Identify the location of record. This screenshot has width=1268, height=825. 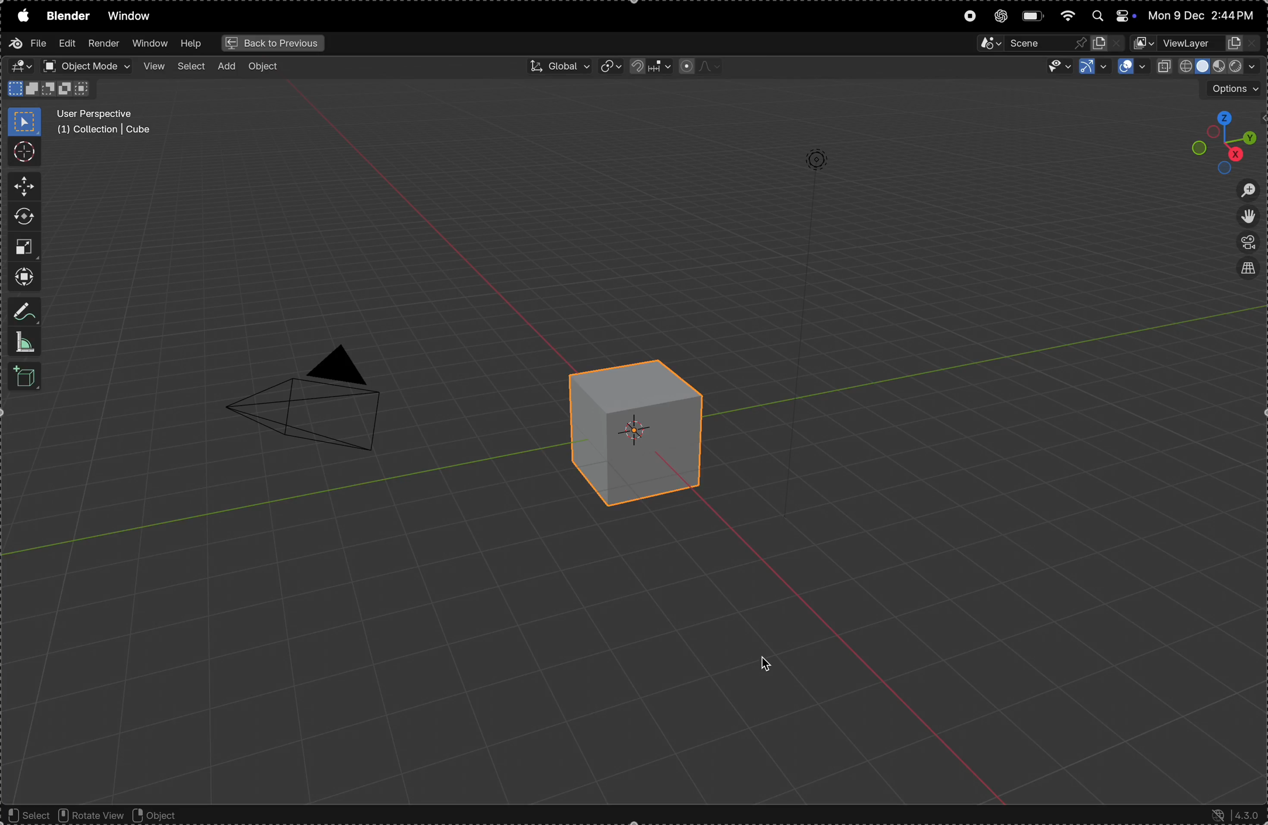
(968, 19).